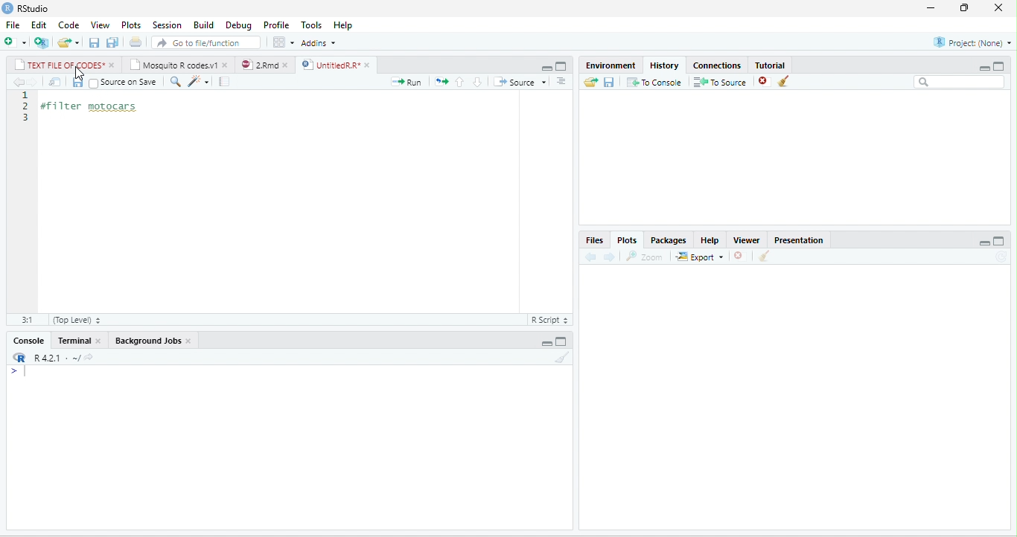  I want to click on Presentation, so click(798, 240).